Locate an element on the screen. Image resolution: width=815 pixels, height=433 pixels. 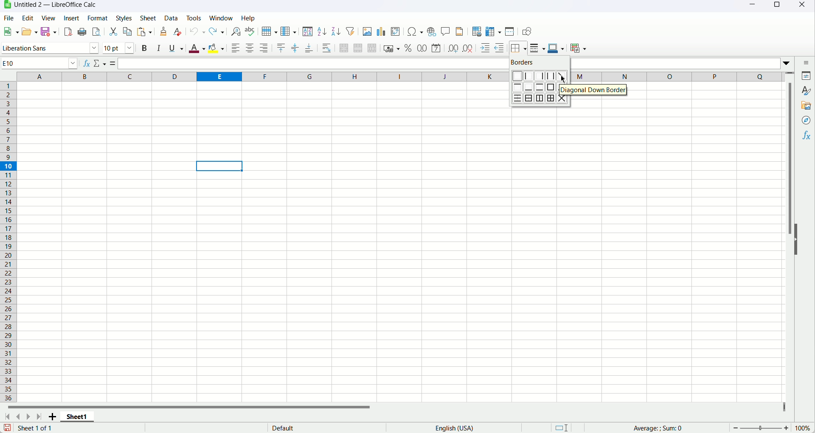
Vertical scroll bar is located at coordinates (789, 237).